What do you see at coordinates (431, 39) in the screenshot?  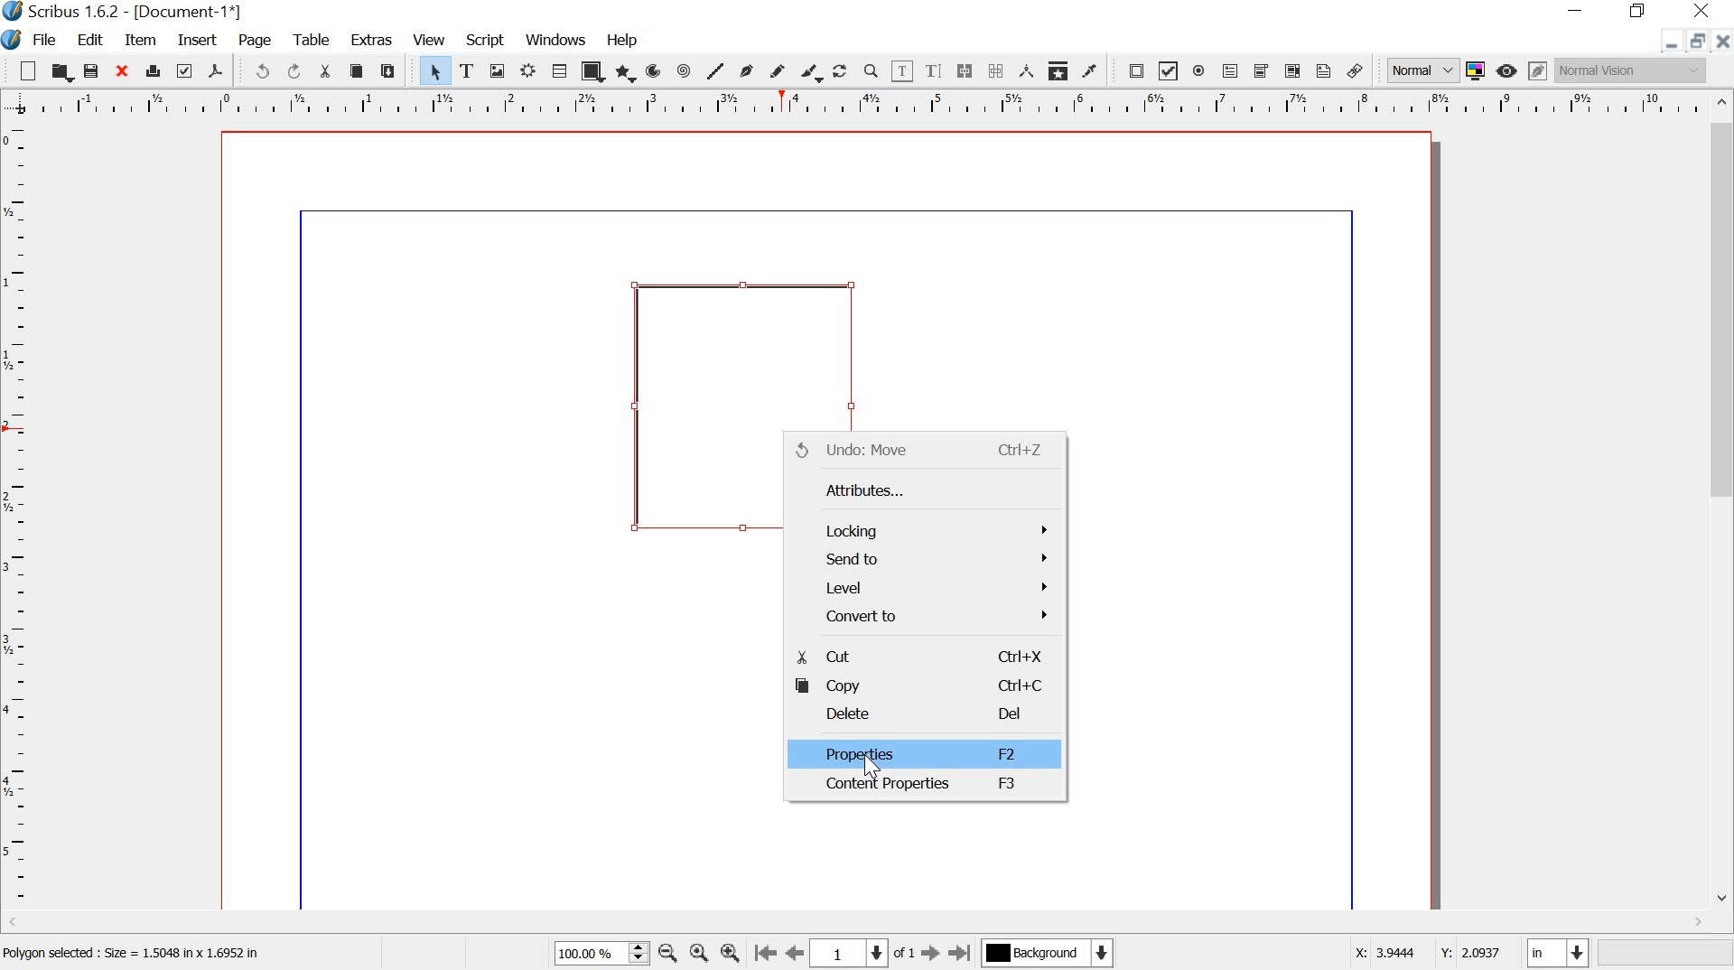 I see `view` at bounding box center [431, 39].